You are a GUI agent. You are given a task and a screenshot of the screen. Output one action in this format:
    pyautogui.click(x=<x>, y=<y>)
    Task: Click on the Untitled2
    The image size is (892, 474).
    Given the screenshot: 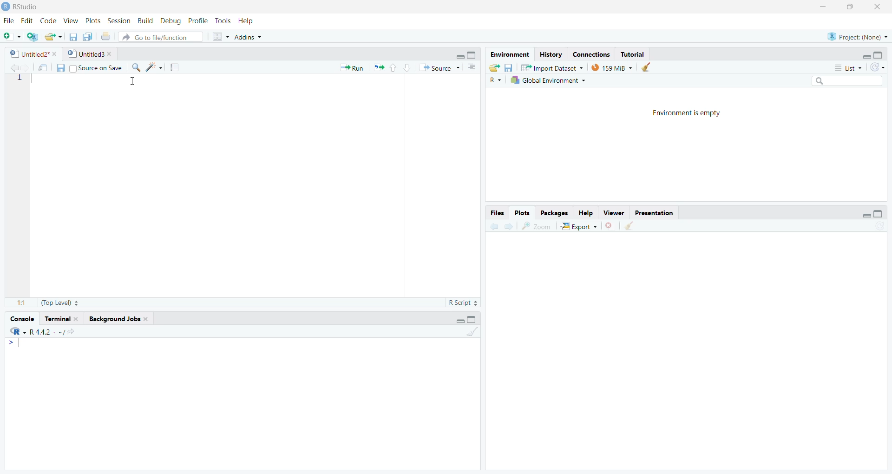 What is the action you would take?
    pyautogui.click(x=33, y=54)
    